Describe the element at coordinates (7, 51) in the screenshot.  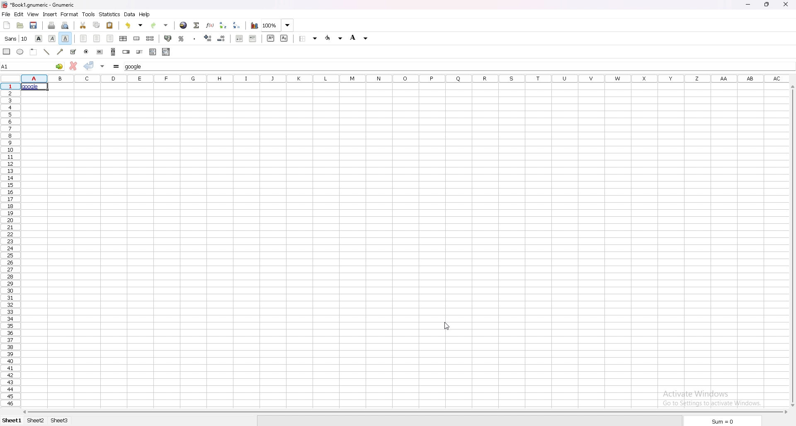
I see `rectangle` at that location.